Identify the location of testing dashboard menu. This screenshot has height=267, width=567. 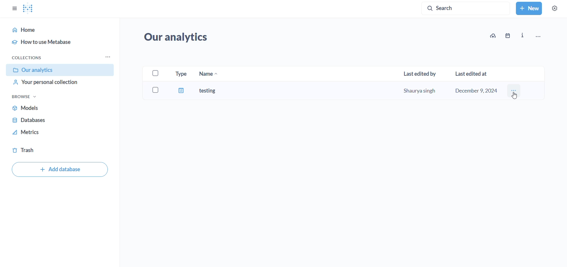
(514, 91).